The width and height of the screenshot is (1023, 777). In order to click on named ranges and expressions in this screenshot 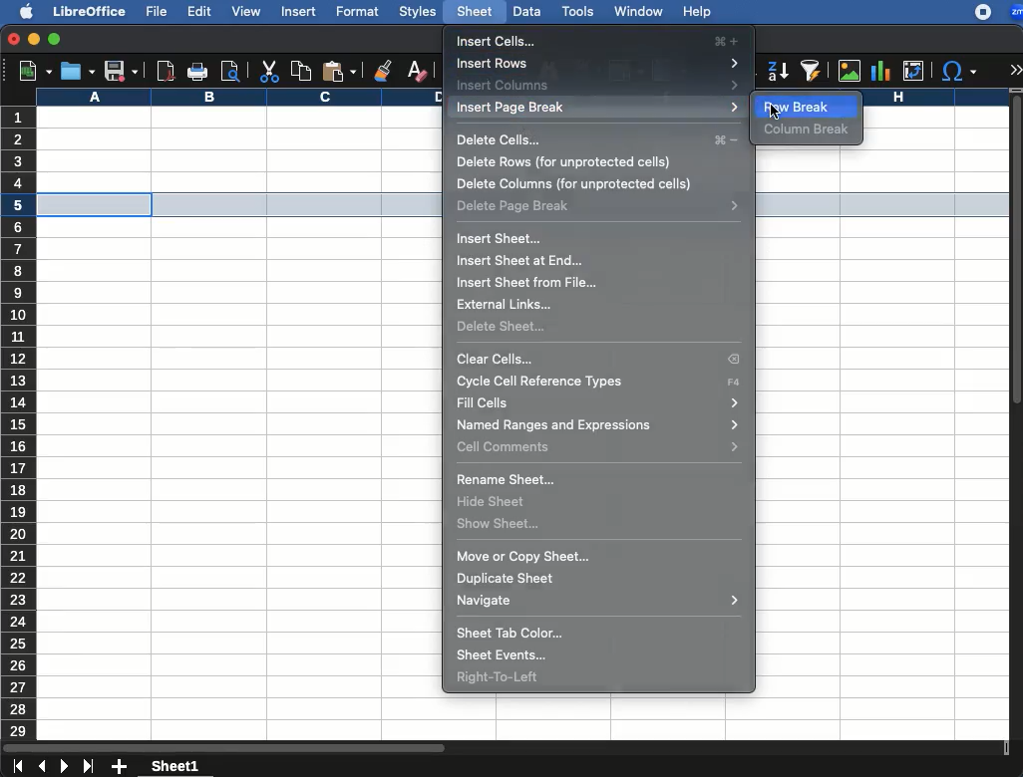, I will do `click(597, 425)`.